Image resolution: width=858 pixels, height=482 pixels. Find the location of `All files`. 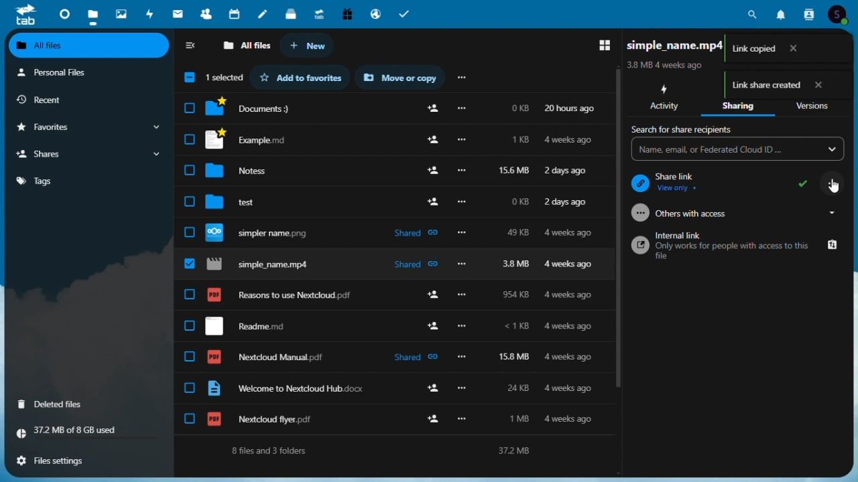

All files is located at coordinates (90, 46).